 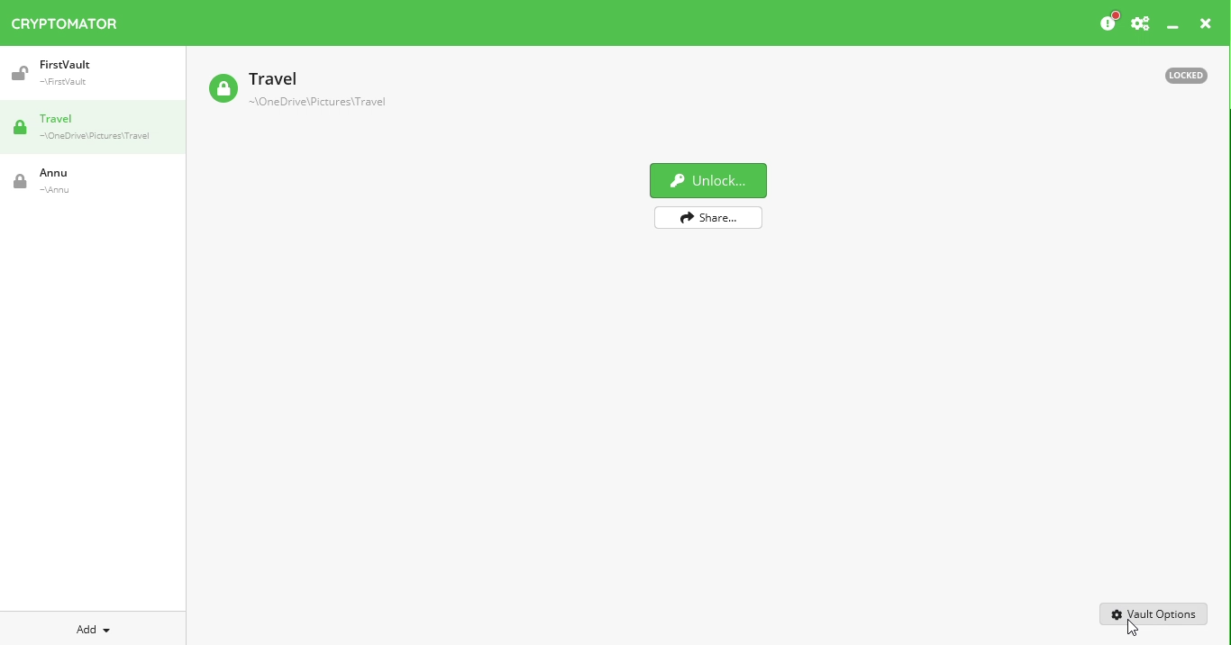 What do you see at coordinates (1154, 613) in the screenshot?
I see `Vault options` at bounding box center [1154, 613].